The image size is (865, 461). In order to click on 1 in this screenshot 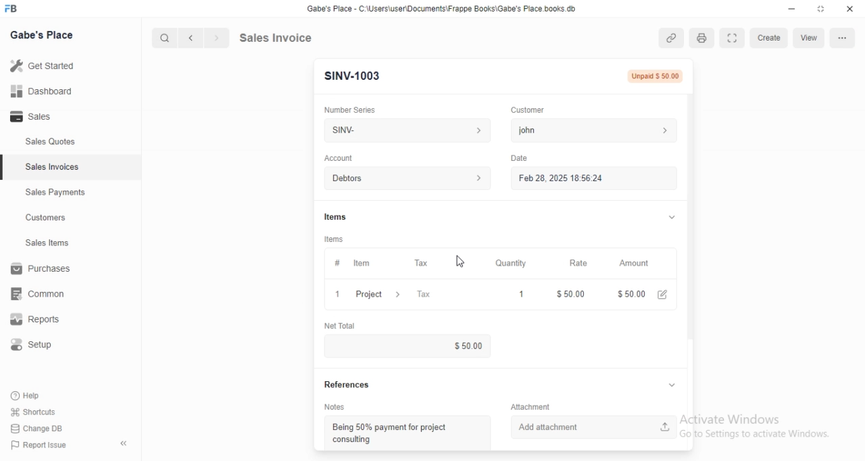, I will do `click(337, 294)`.